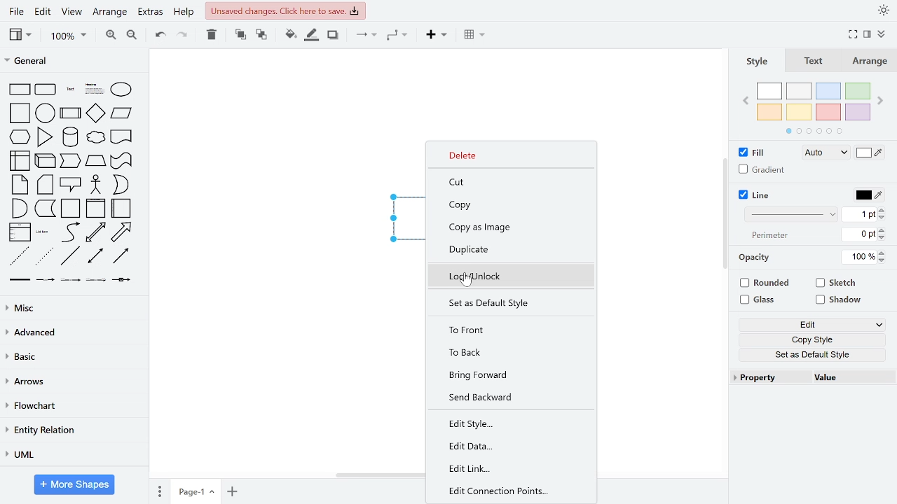  What do you see at coordinates (507, 250) in the screenshot?
I see `duplicate` at bounding box center [507, 250].